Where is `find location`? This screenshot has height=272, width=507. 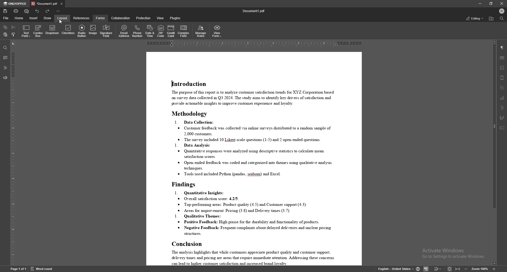
find location is located at coordinates (492, 19).